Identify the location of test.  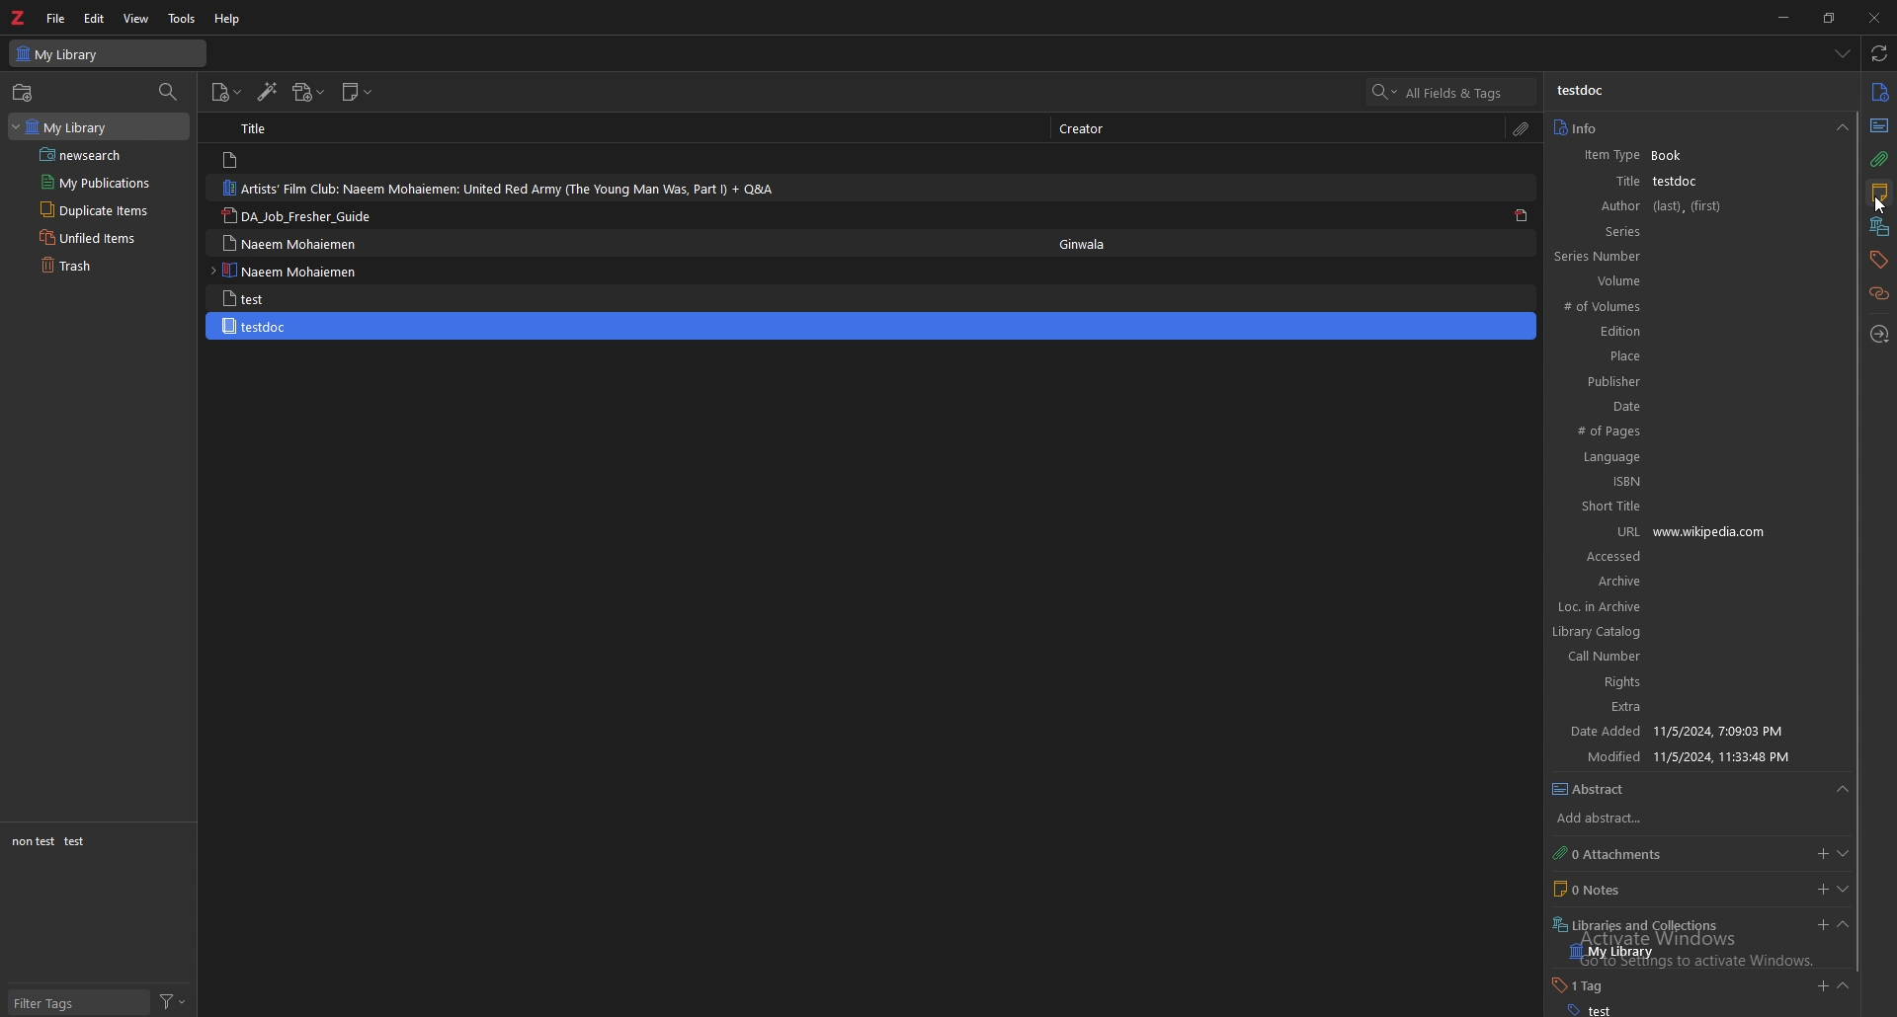
(76, 841).